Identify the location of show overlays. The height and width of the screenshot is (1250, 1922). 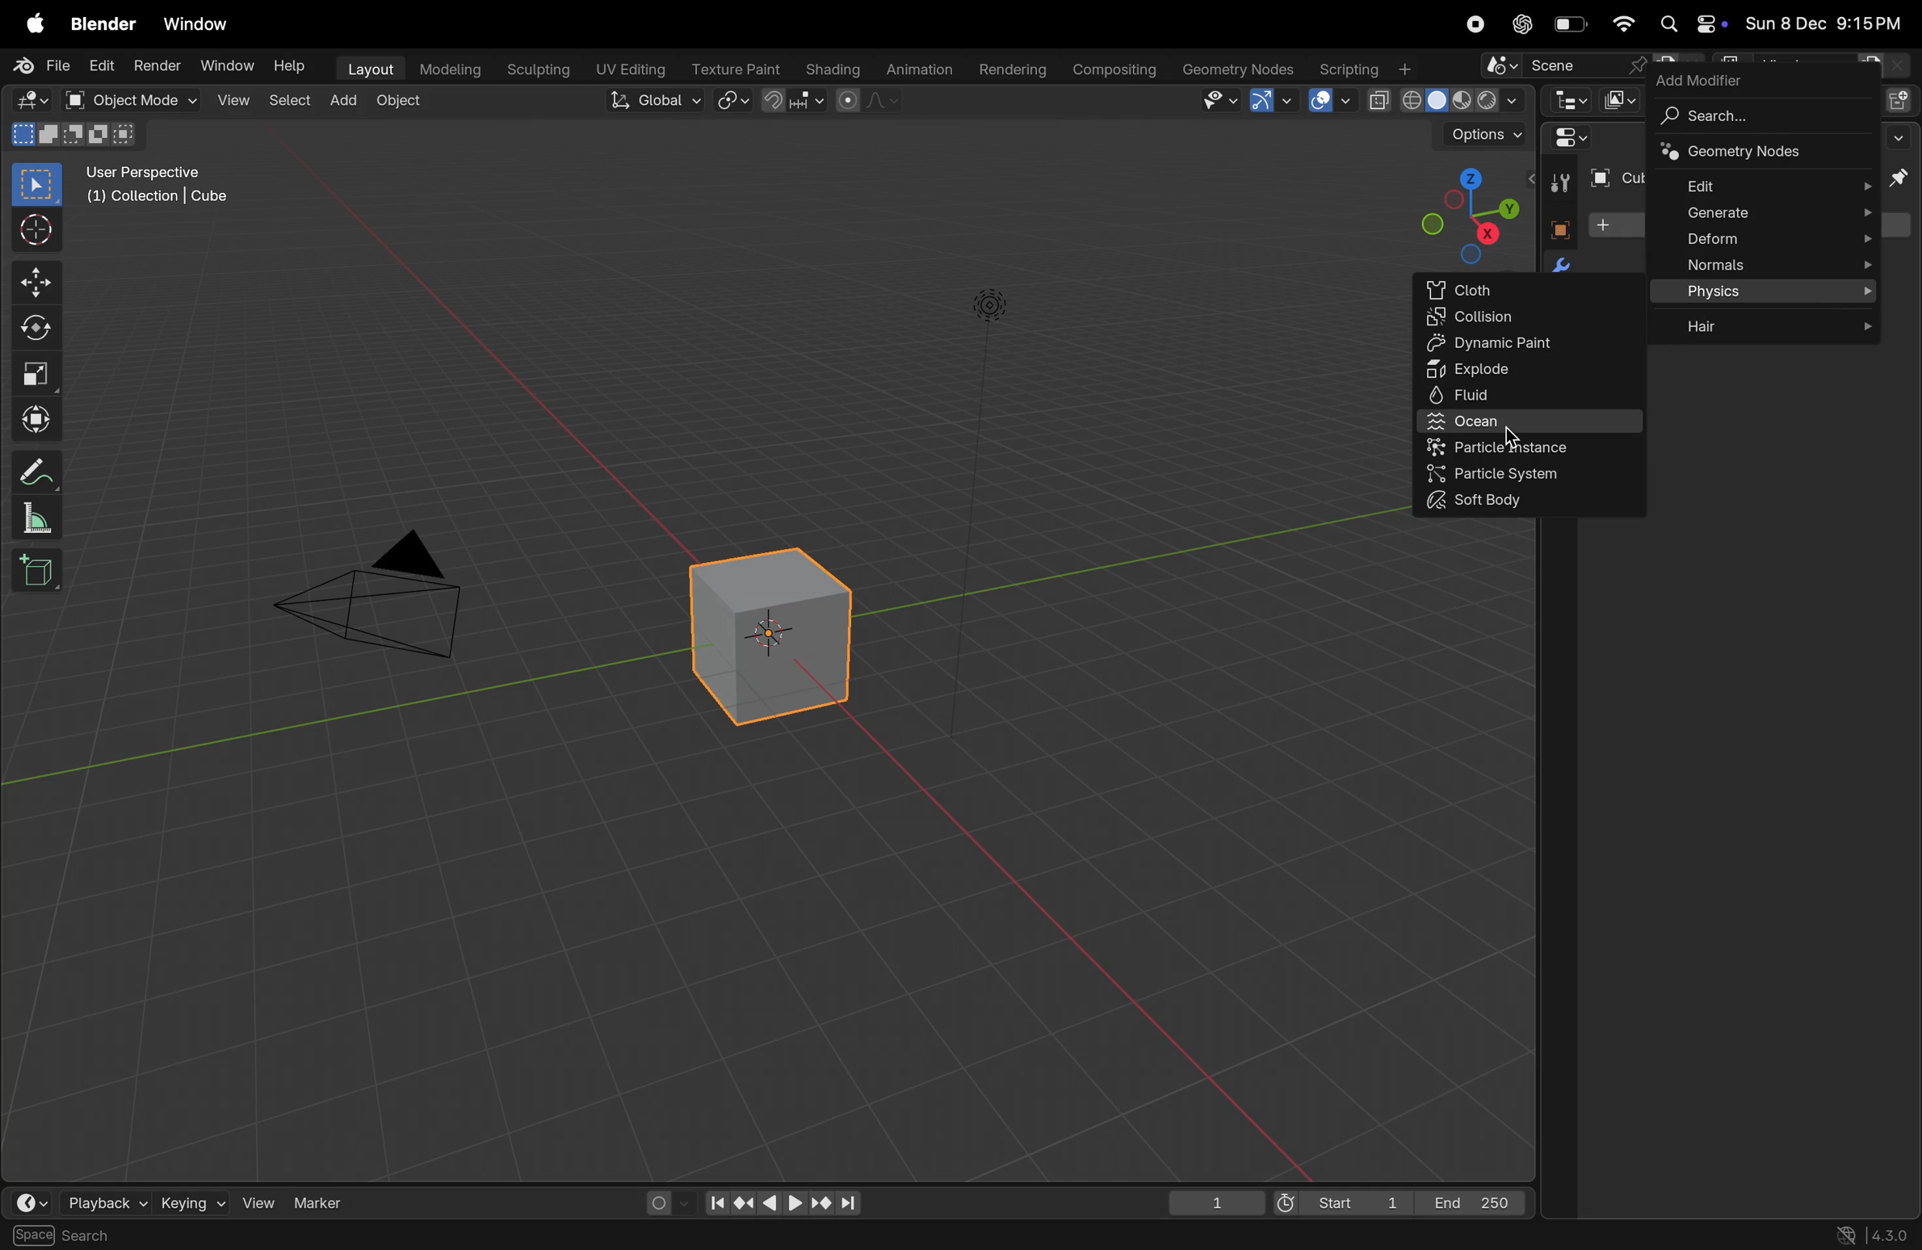
(1330, 100).